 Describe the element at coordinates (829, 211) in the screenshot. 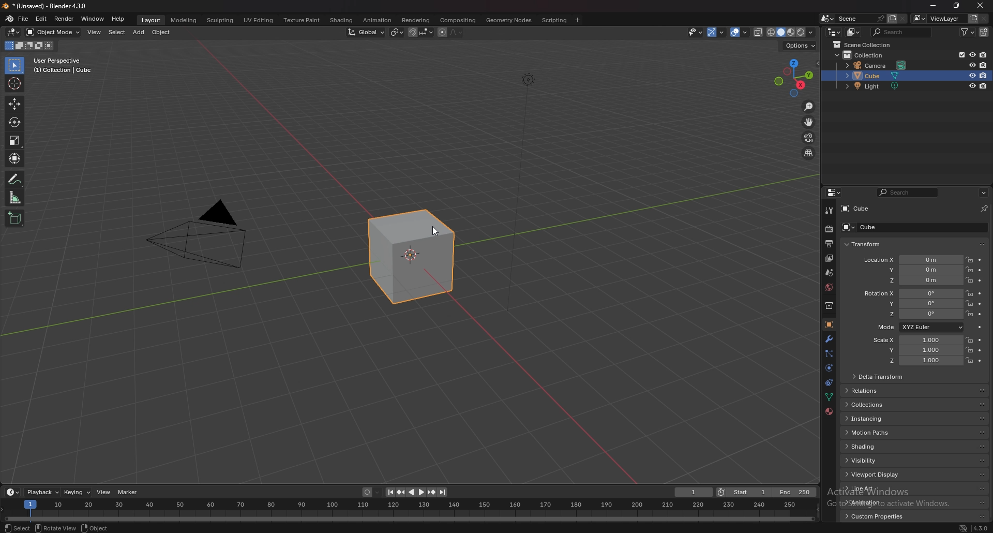

I see `tool` at that location.